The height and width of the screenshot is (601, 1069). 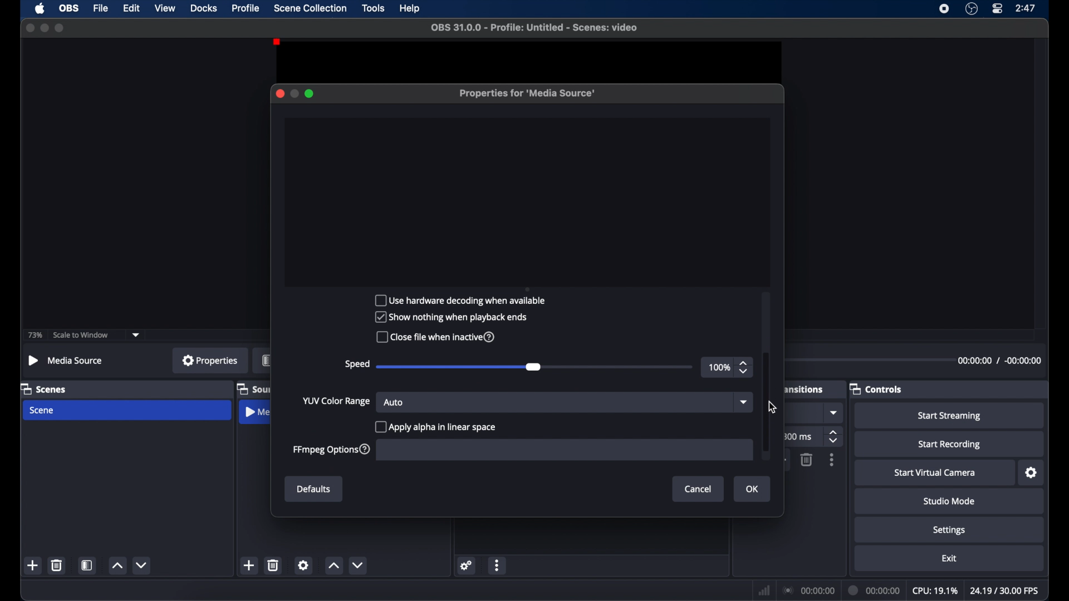 What do you see at coordinates (357, 364) in the screenshot?
I see `speed` at bounding box center [357, 364].